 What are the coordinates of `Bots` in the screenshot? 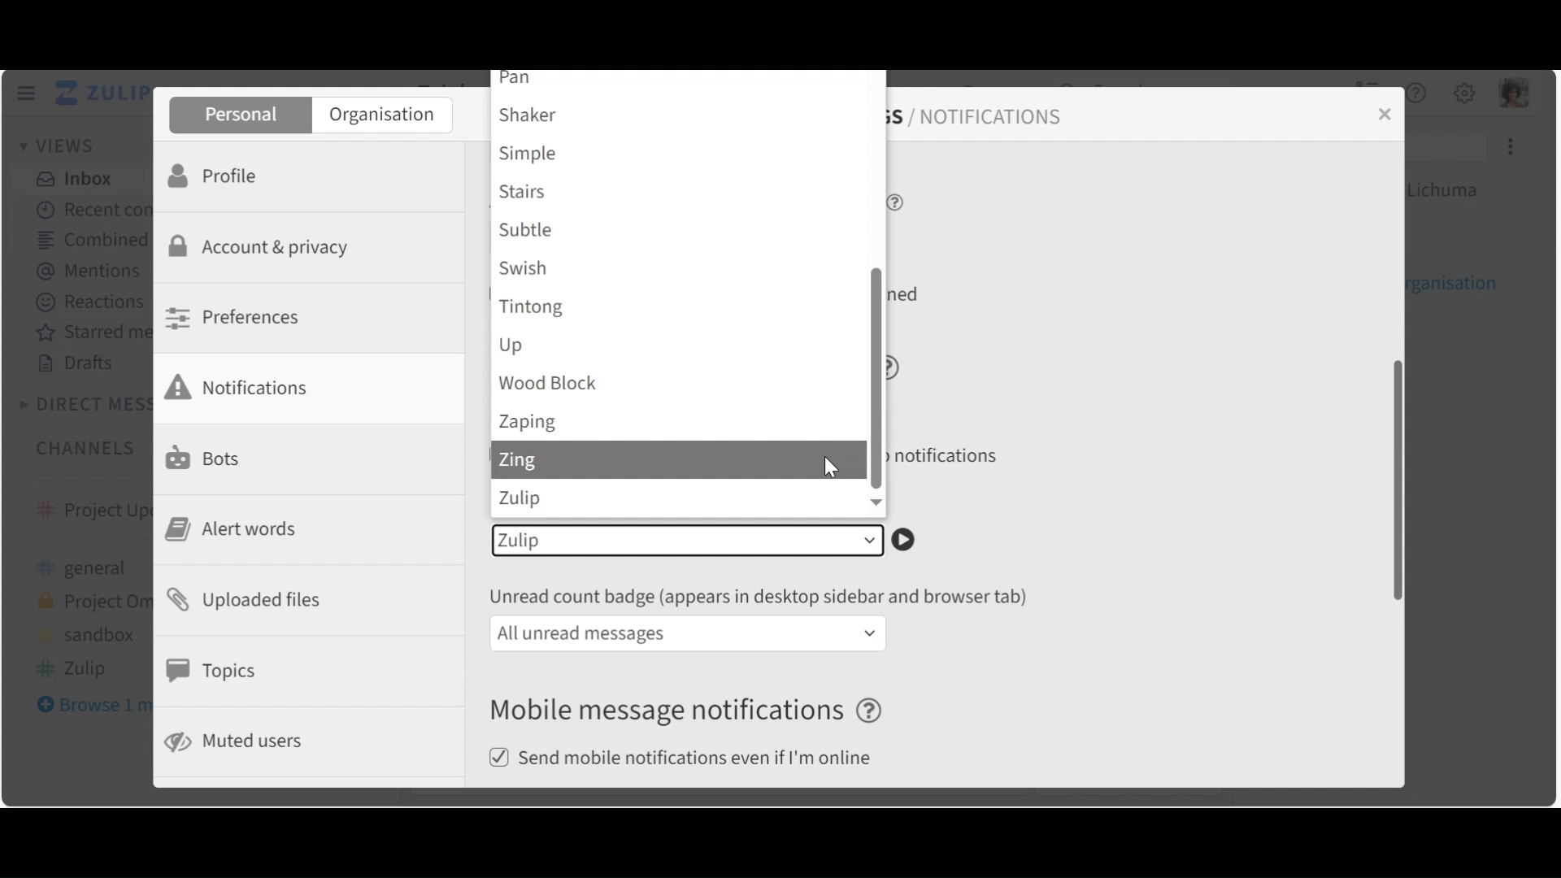 It's located at (207, 456).